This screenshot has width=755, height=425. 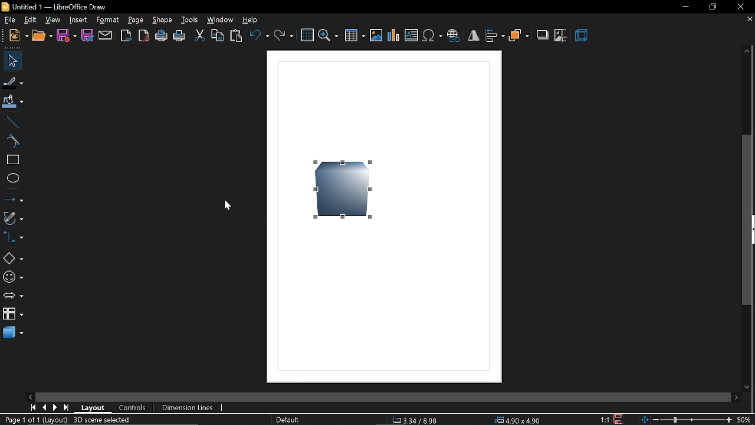 I want to click on Cursor, so click(x=226, y=204).